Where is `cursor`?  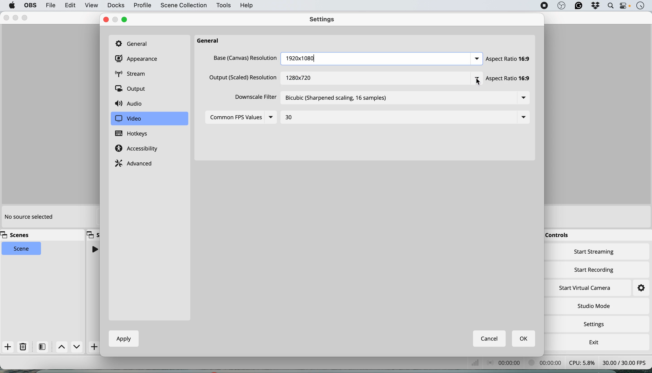 cursor is located at coordinates (479, 82).